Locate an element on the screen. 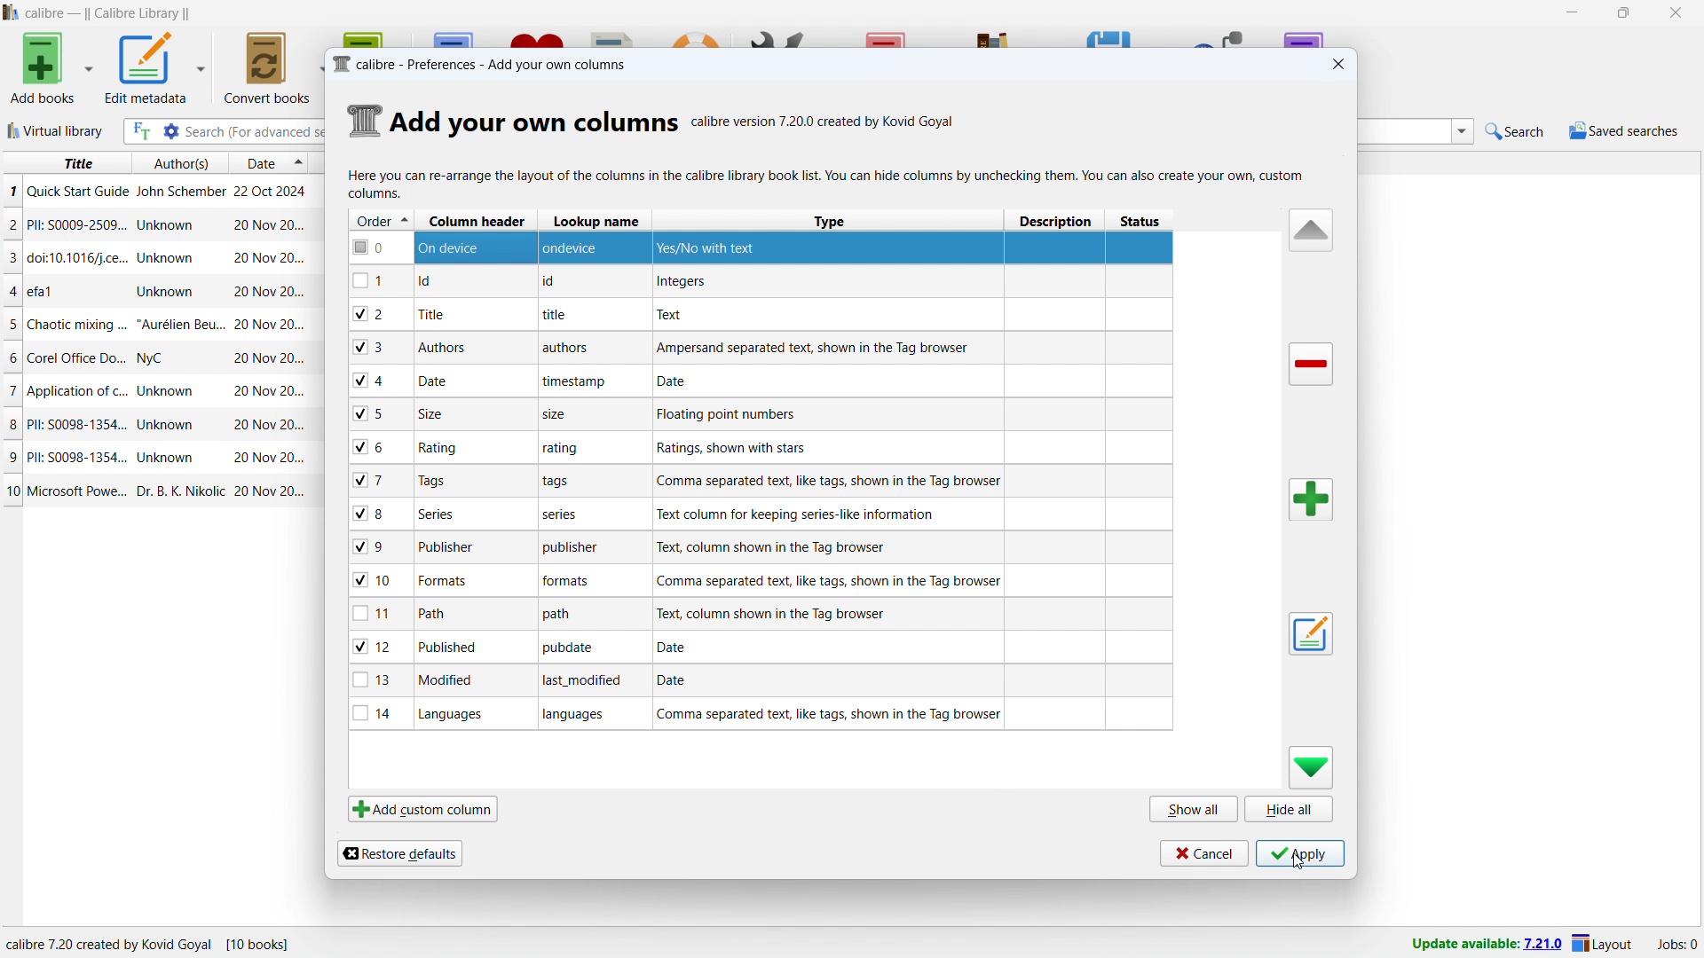 This screenshot has width=1704, height=958. cancel is located at coordinates (1202, 852).